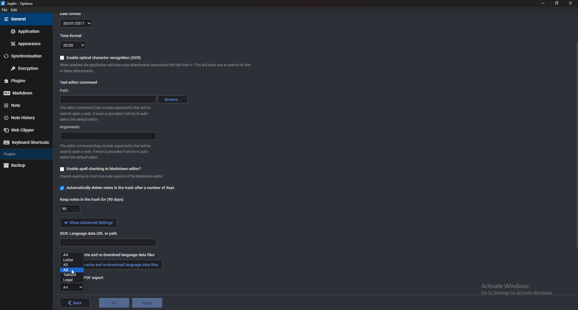  I want to click on Plugins, so click(22, 154).